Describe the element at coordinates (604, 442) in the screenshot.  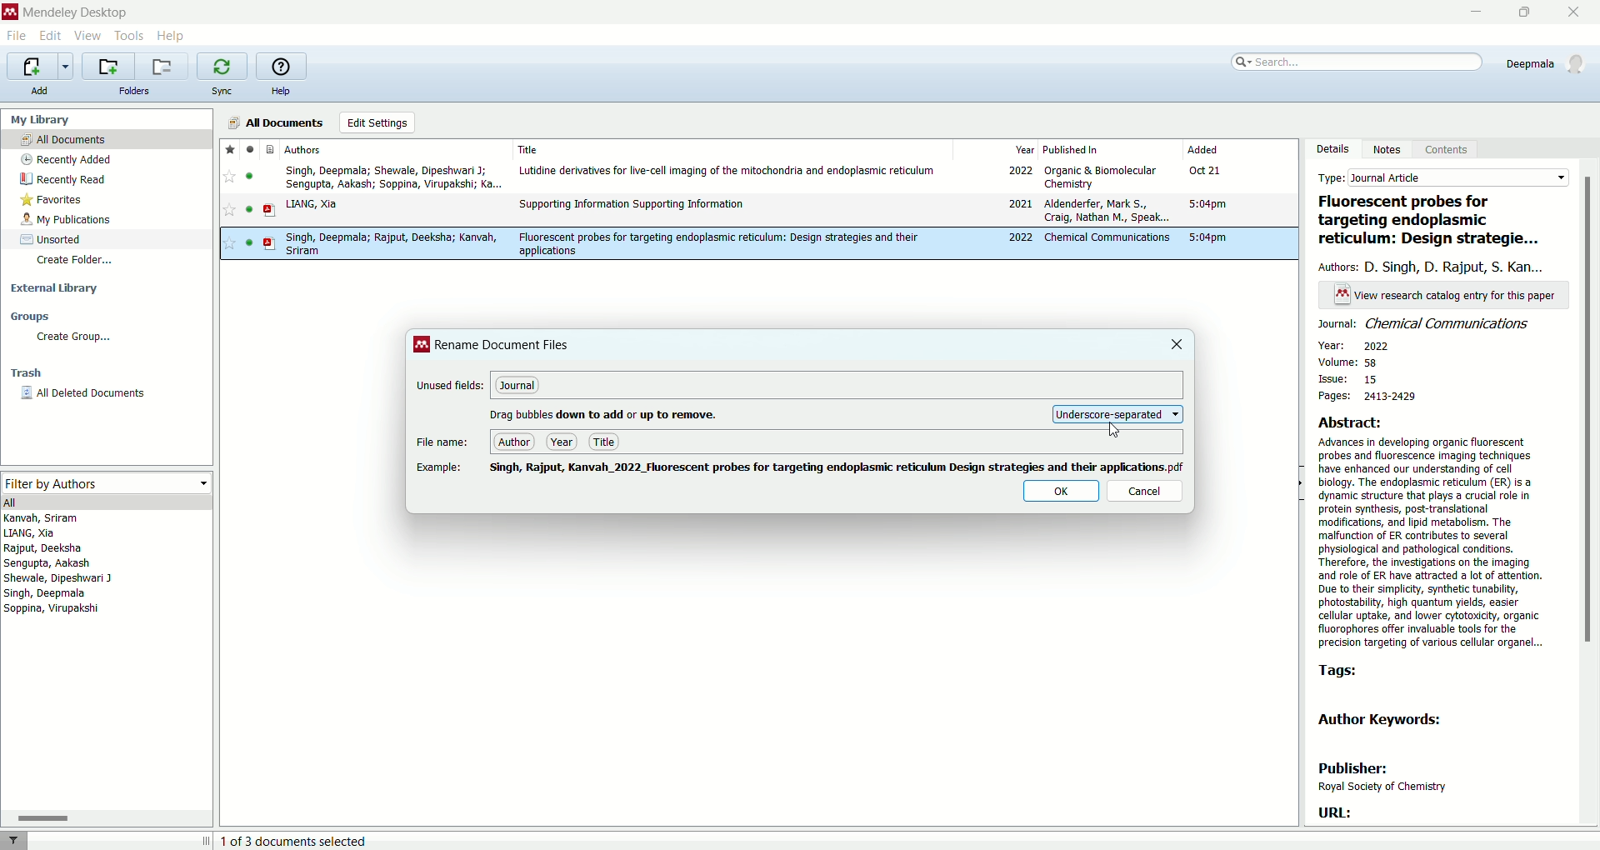
I see `title` at that location.